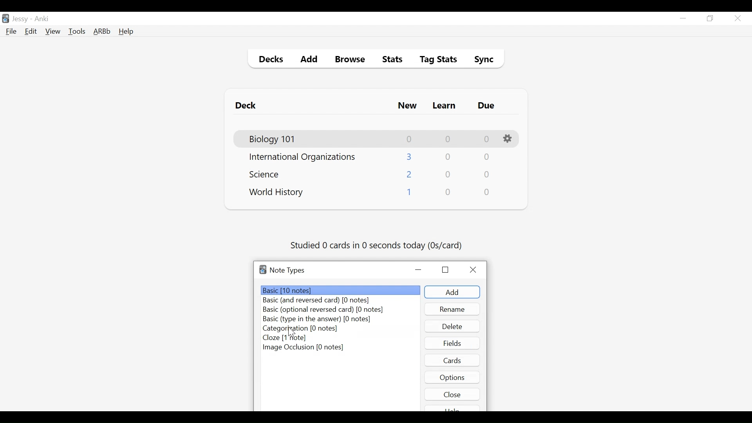 The image size is (752, 423). I want to click on Deck Name, so click(273, 139).